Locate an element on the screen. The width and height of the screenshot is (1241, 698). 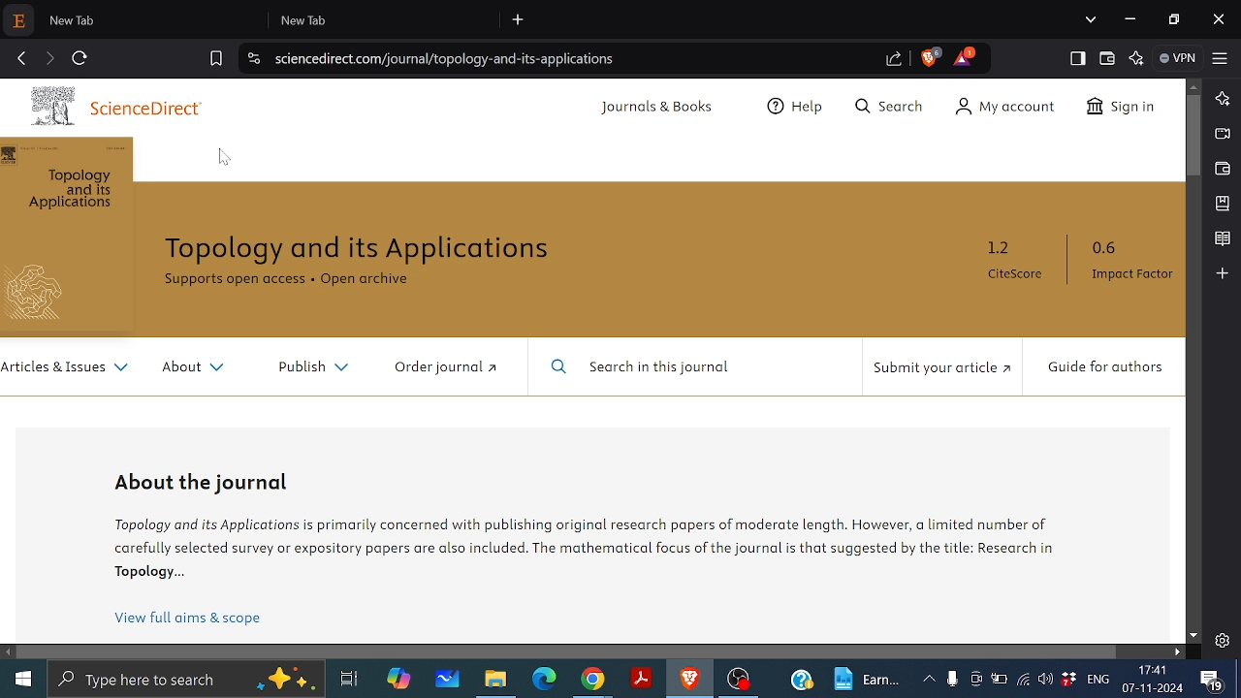
previous is located at coordinates (19, 59).